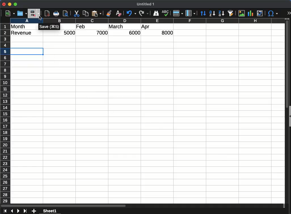 This screenshot has height=214, width=291. I want to click on ascending, so click(212, 13).